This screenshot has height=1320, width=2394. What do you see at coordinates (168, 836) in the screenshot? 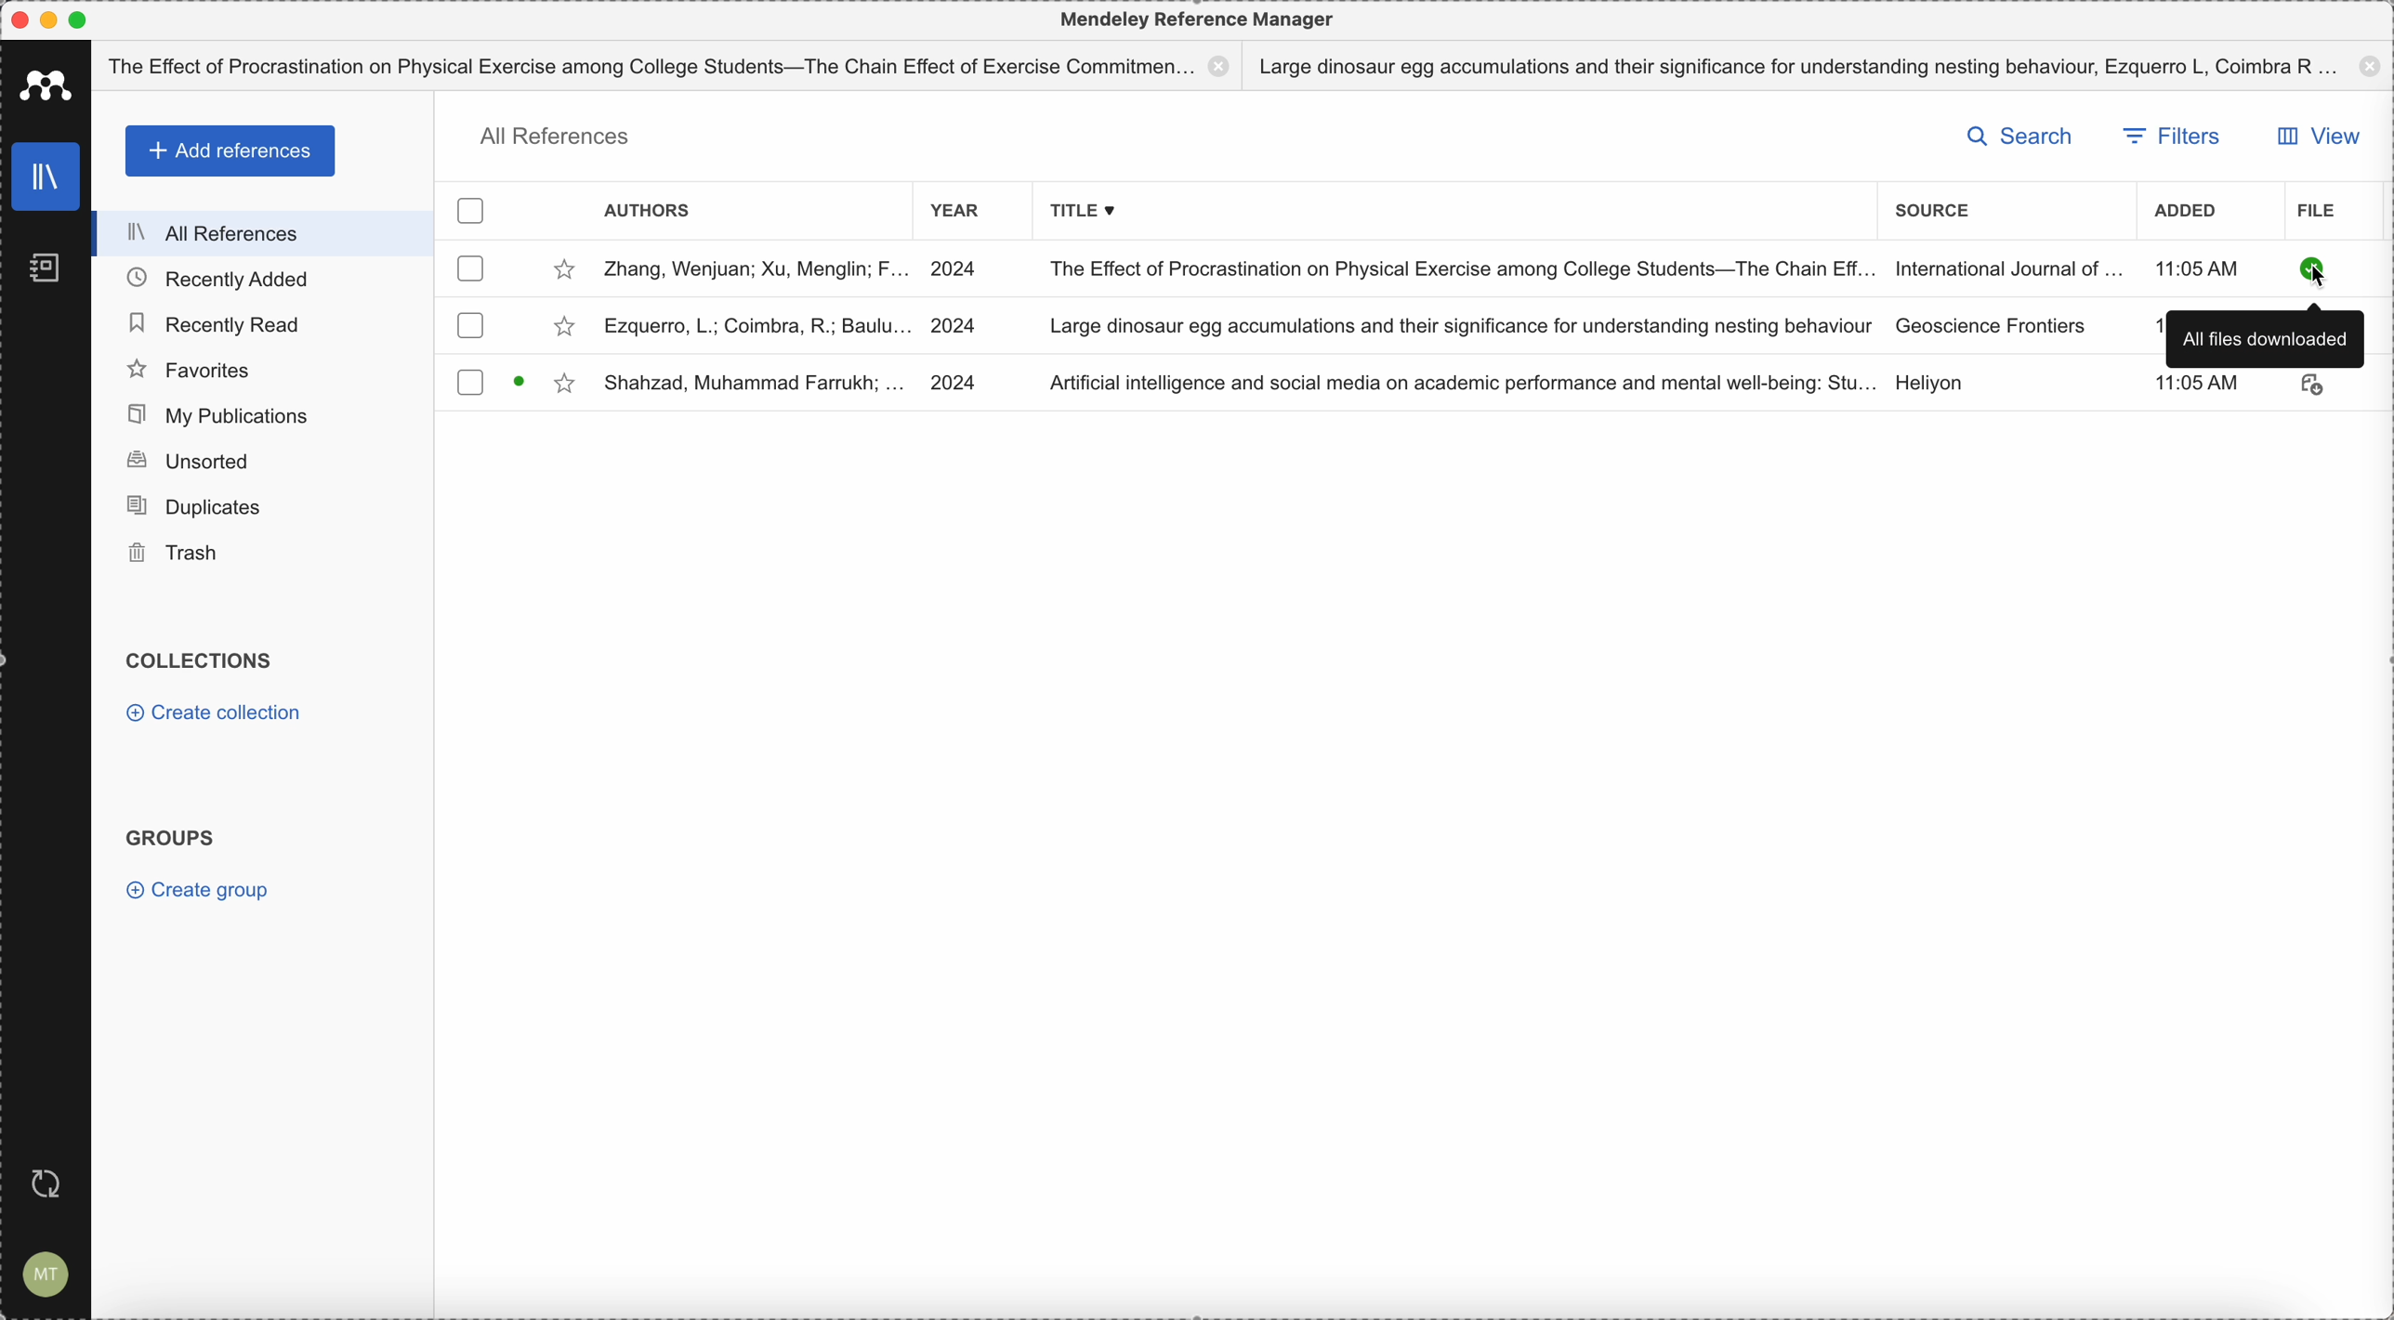
I see `groups` at bounding box center [168, 836].